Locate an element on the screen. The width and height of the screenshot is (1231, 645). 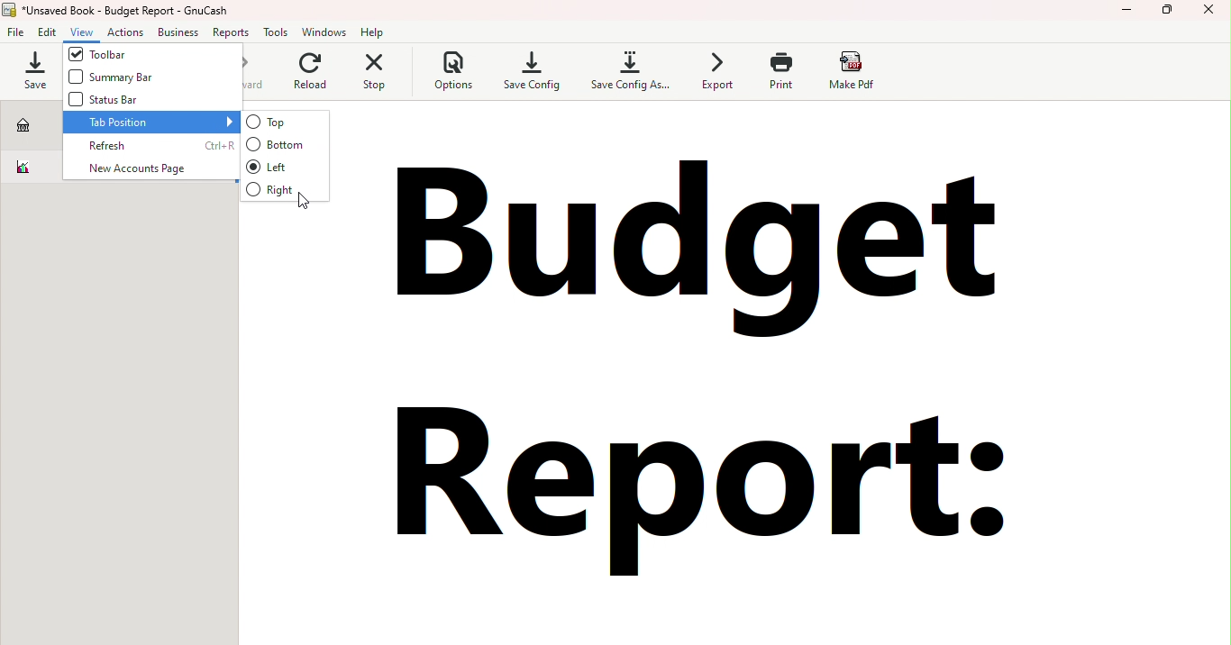
Make pdf is located at coordinates (853, 71).